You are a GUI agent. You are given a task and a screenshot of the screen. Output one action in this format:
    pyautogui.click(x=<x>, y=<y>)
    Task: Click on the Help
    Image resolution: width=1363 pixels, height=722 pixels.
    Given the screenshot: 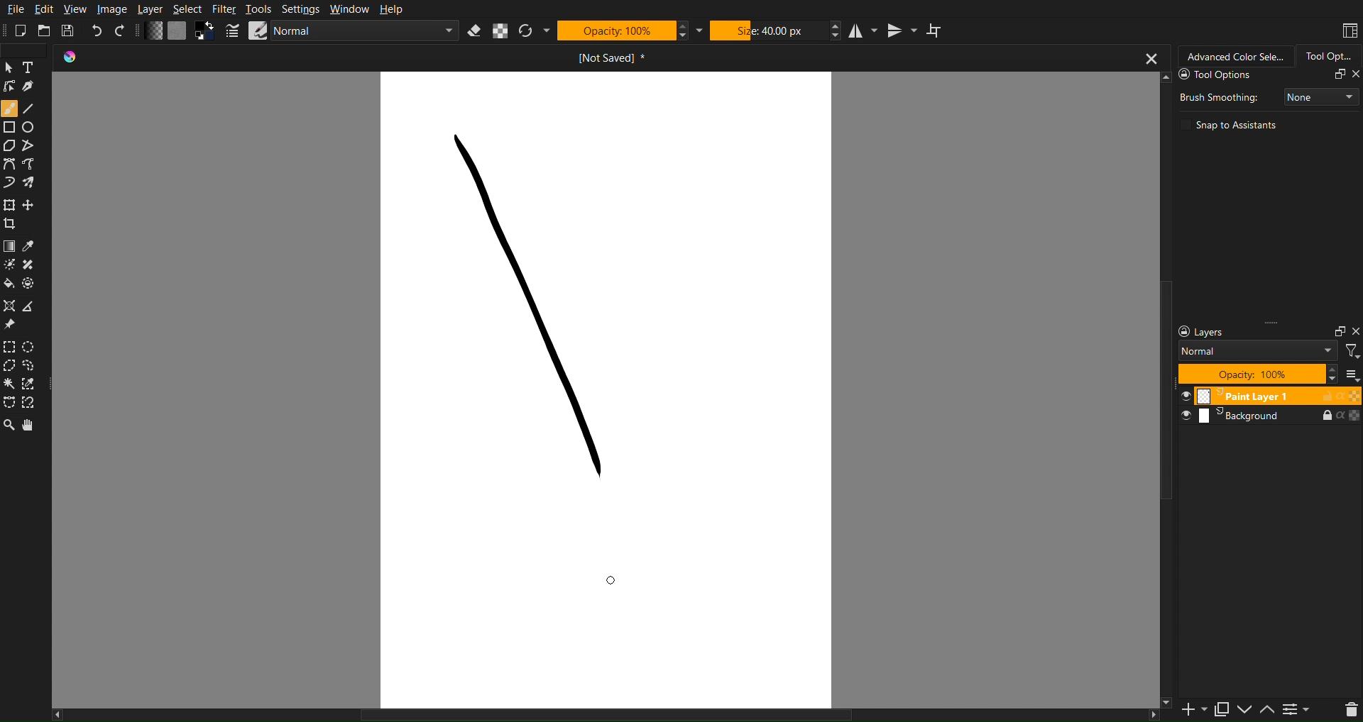 What is the action you would take?
    pyautogui.click(x=392, y=9)
    